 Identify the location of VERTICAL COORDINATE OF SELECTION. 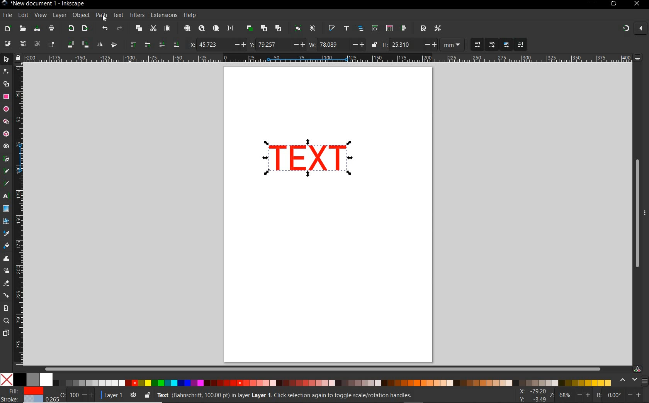
(277, 44).